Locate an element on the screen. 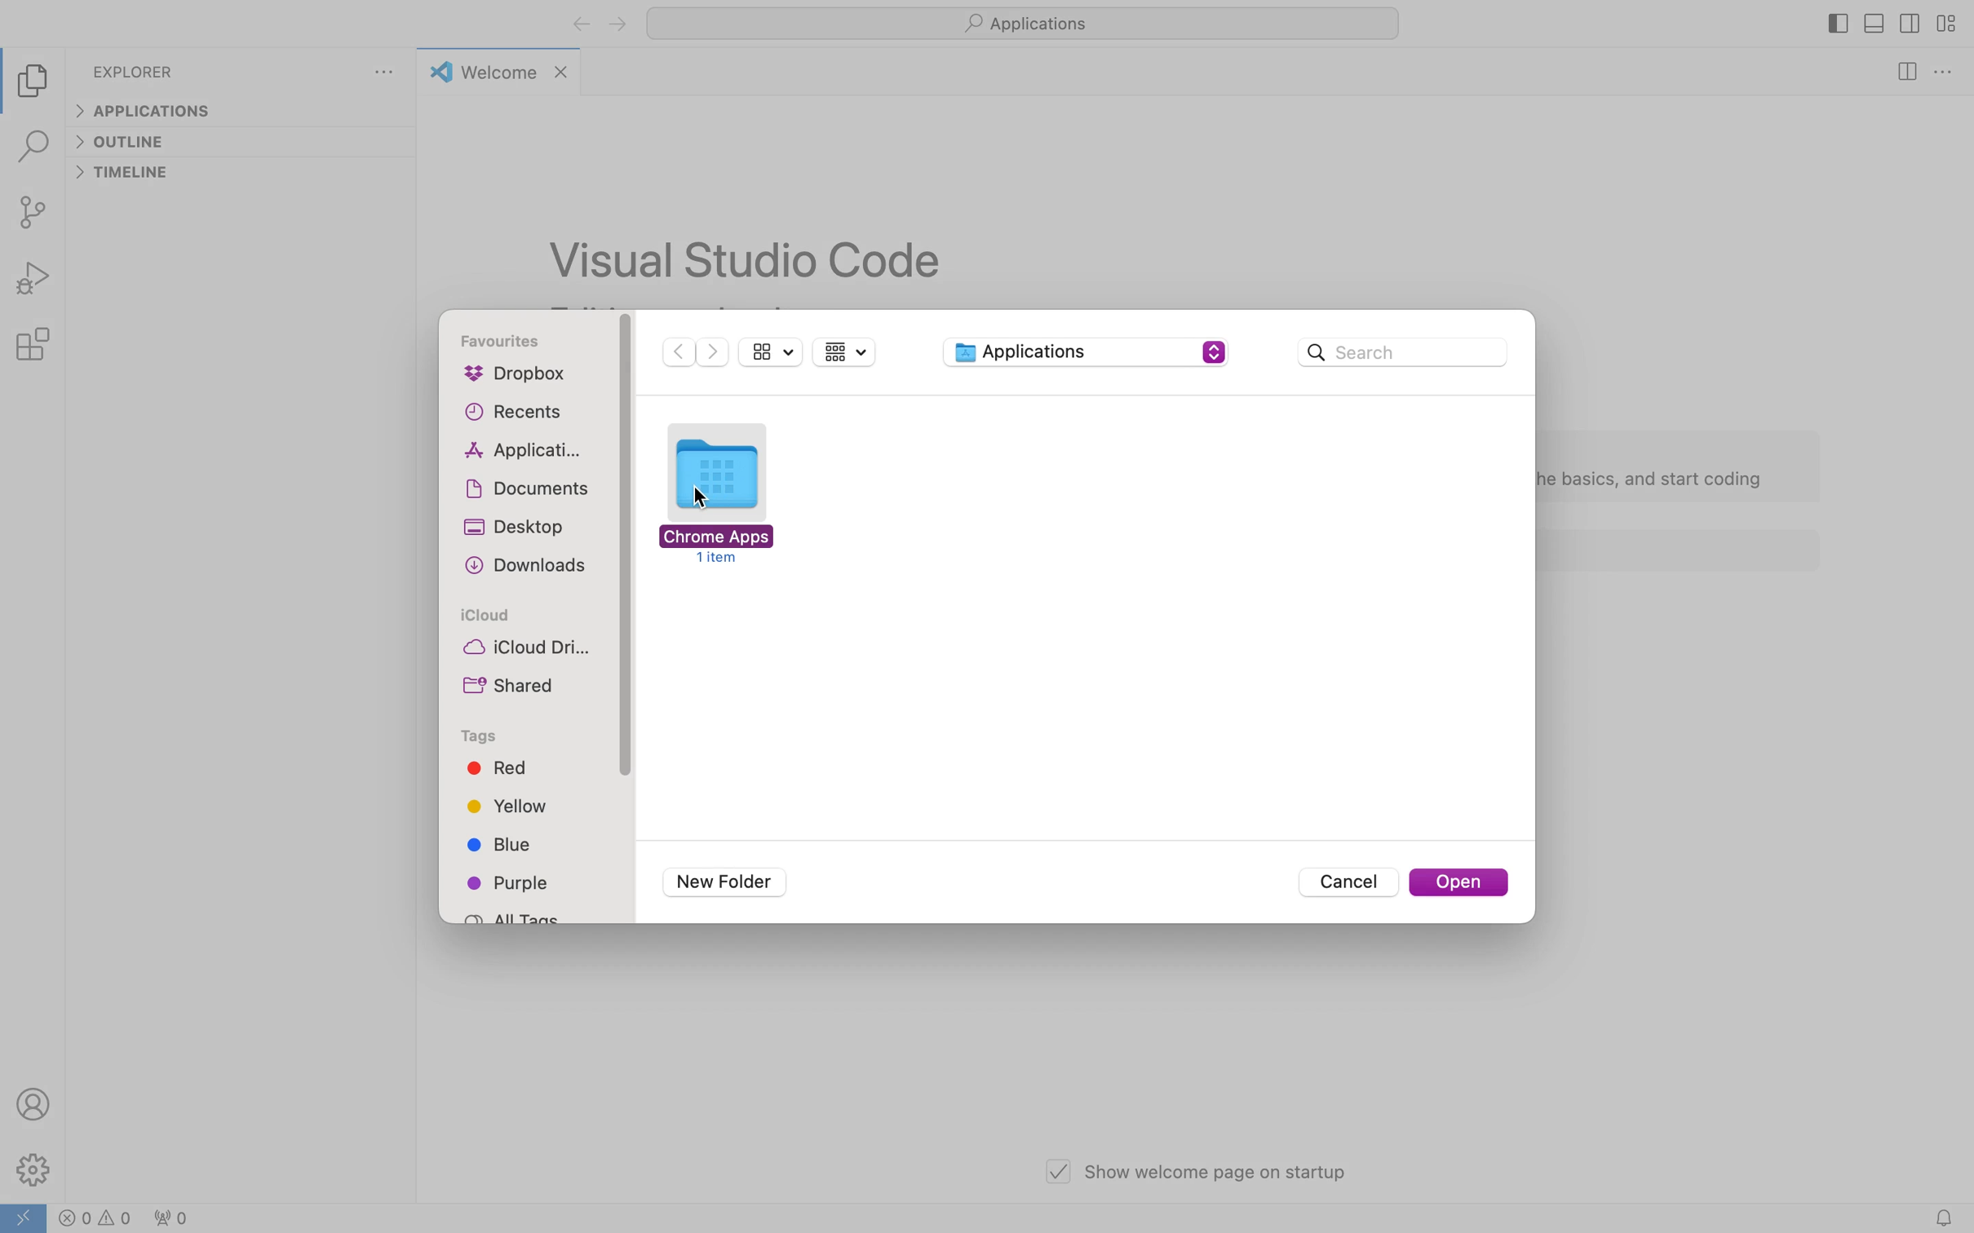 This screenshot has height=1233, width=1974. shared is located at coordinates (516, 683).